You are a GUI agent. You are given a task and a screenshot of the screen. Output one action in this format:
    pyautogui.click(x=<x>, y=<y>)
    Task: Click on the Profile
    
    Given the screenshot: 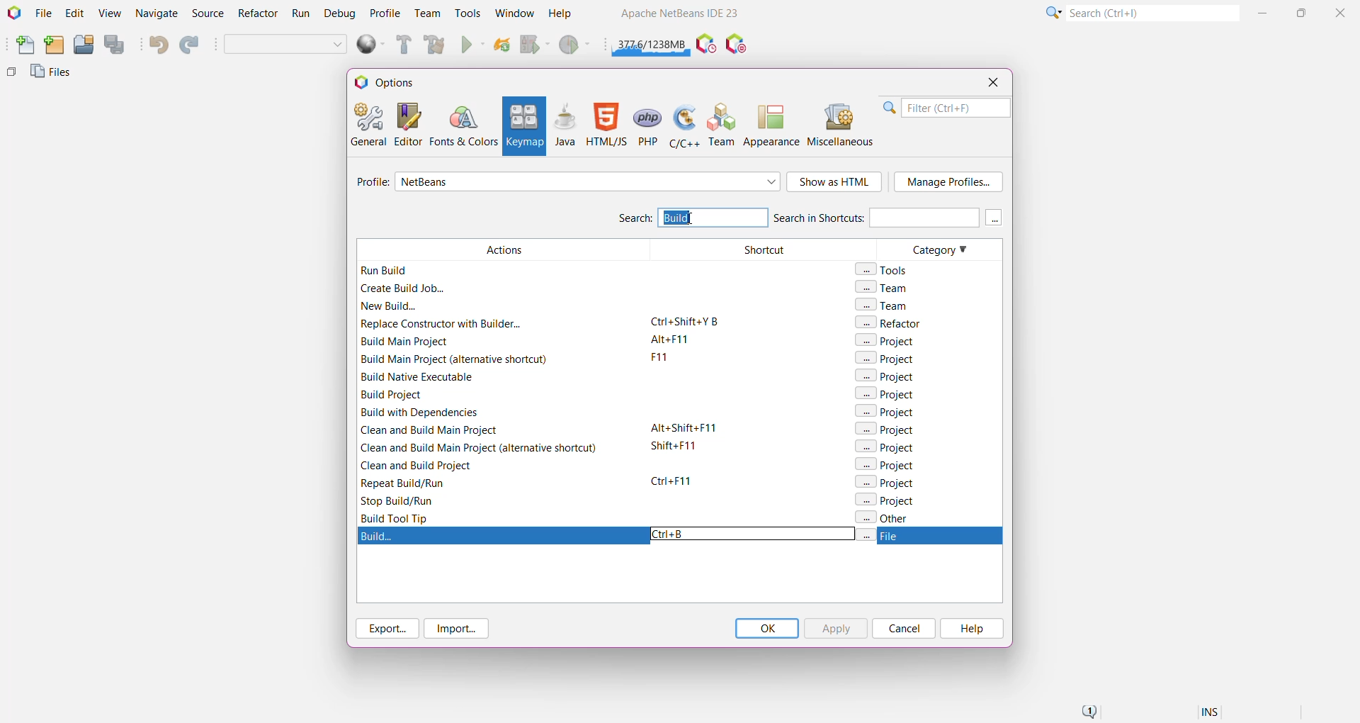 What is the action you would take?
    pyautogui.click(x=385, y=13)
    